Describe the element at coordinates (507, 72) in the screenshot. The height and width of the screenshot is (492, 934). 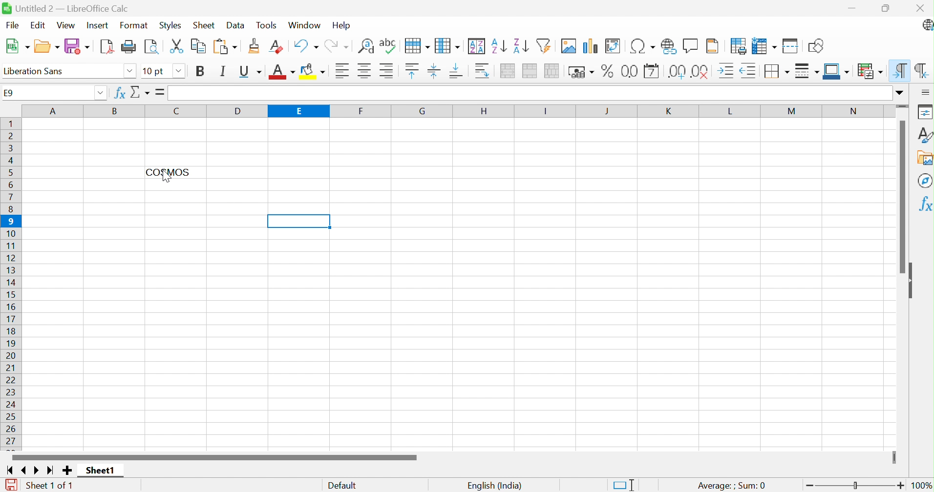
I see `Merge and center or unmerge cells depending on the current toggle state` at that location.